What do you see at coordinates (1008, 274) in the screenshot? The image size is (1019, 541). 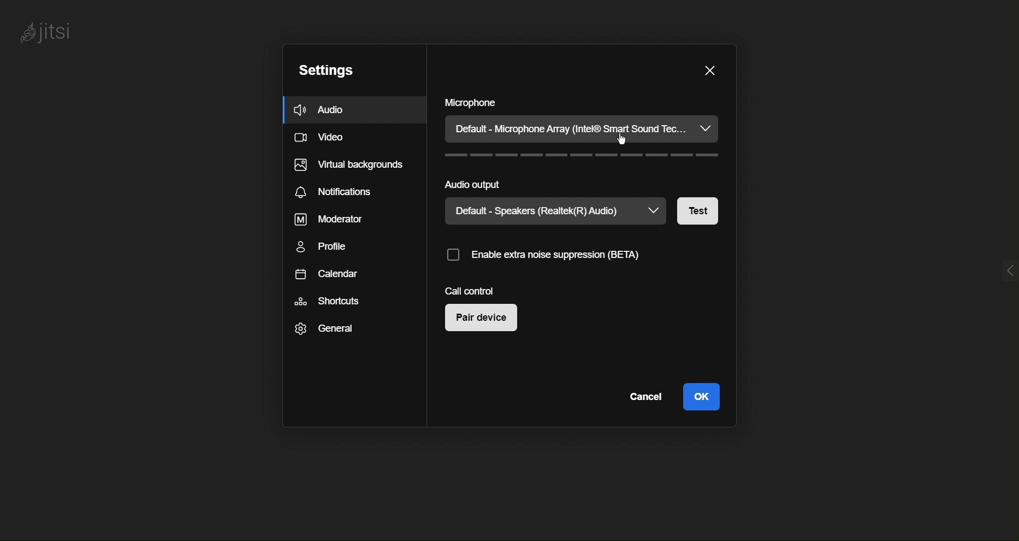 I see `menu` at bounding box center [1008, 274].